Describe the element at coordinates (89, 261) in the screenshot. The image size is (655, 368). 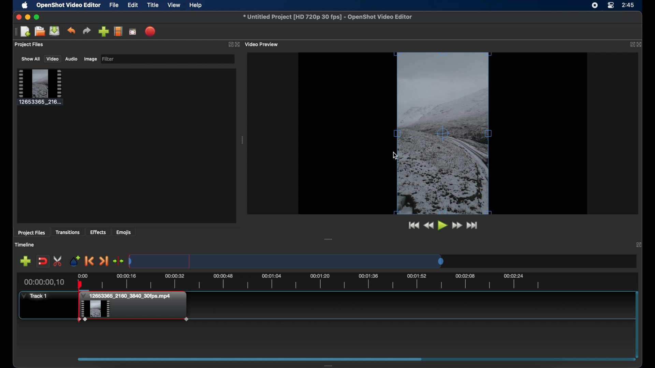
I see `previous marker` at that location.